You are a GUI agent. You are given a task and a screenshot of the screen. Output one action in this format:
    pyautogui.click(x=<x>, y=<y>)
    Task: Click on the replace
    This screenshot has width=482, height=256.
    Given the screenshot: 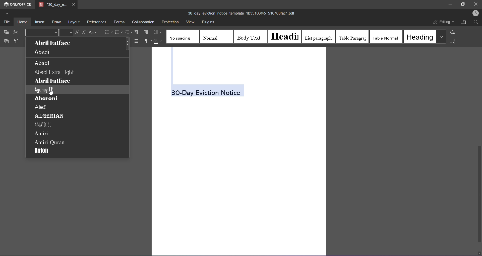 What is the action you would take?
    pyautogui.click(x=454, y=32)
    